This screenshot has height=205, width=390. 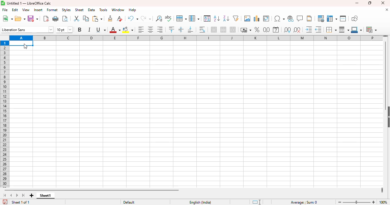 I want to click on align bottom, so click(x=191, y=29).